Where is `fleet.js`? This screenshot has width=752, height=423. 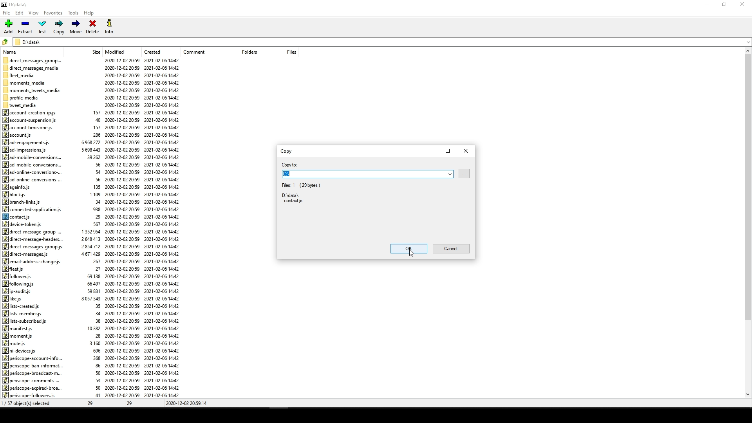 fleet.js is located at coordinates (14, 269).